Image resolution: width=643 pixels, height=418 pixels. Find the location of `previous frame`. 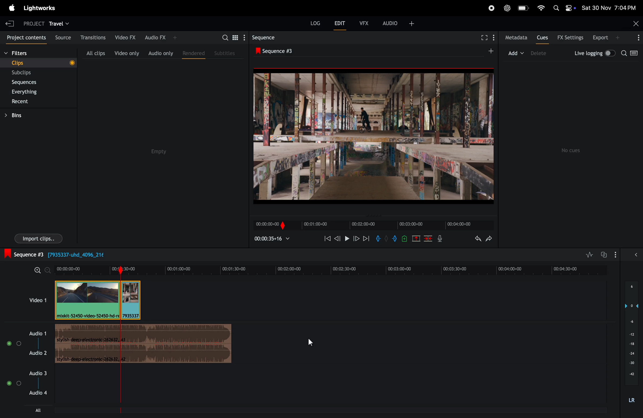

previous frame is located at coordinates (326, 238).